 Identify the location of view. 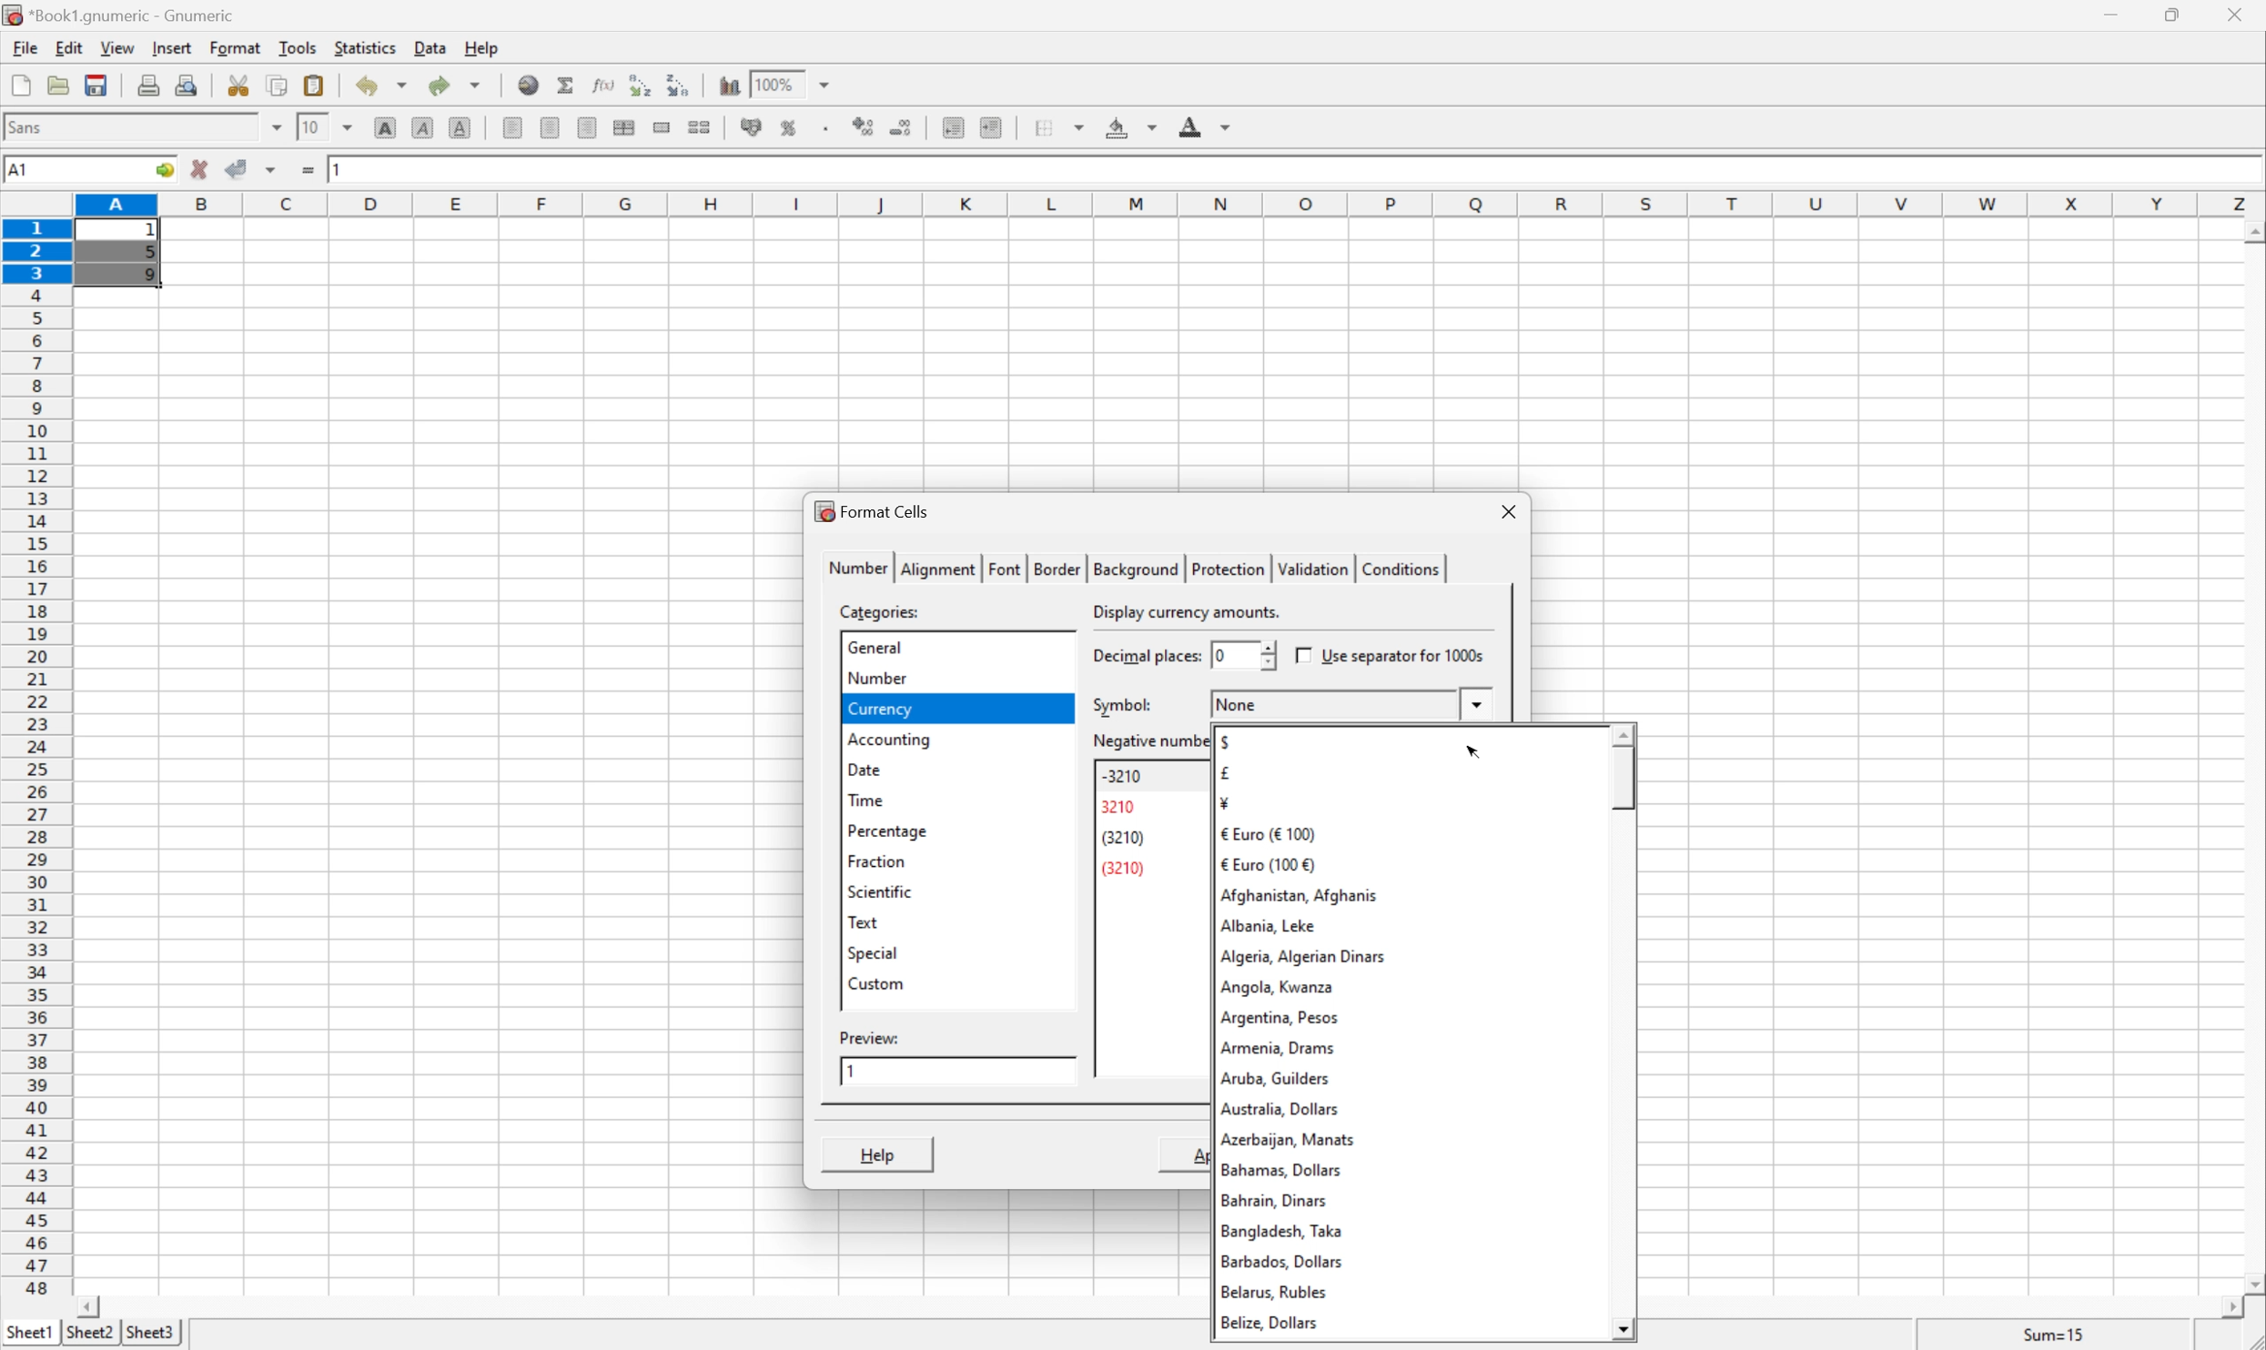
(119, 47).